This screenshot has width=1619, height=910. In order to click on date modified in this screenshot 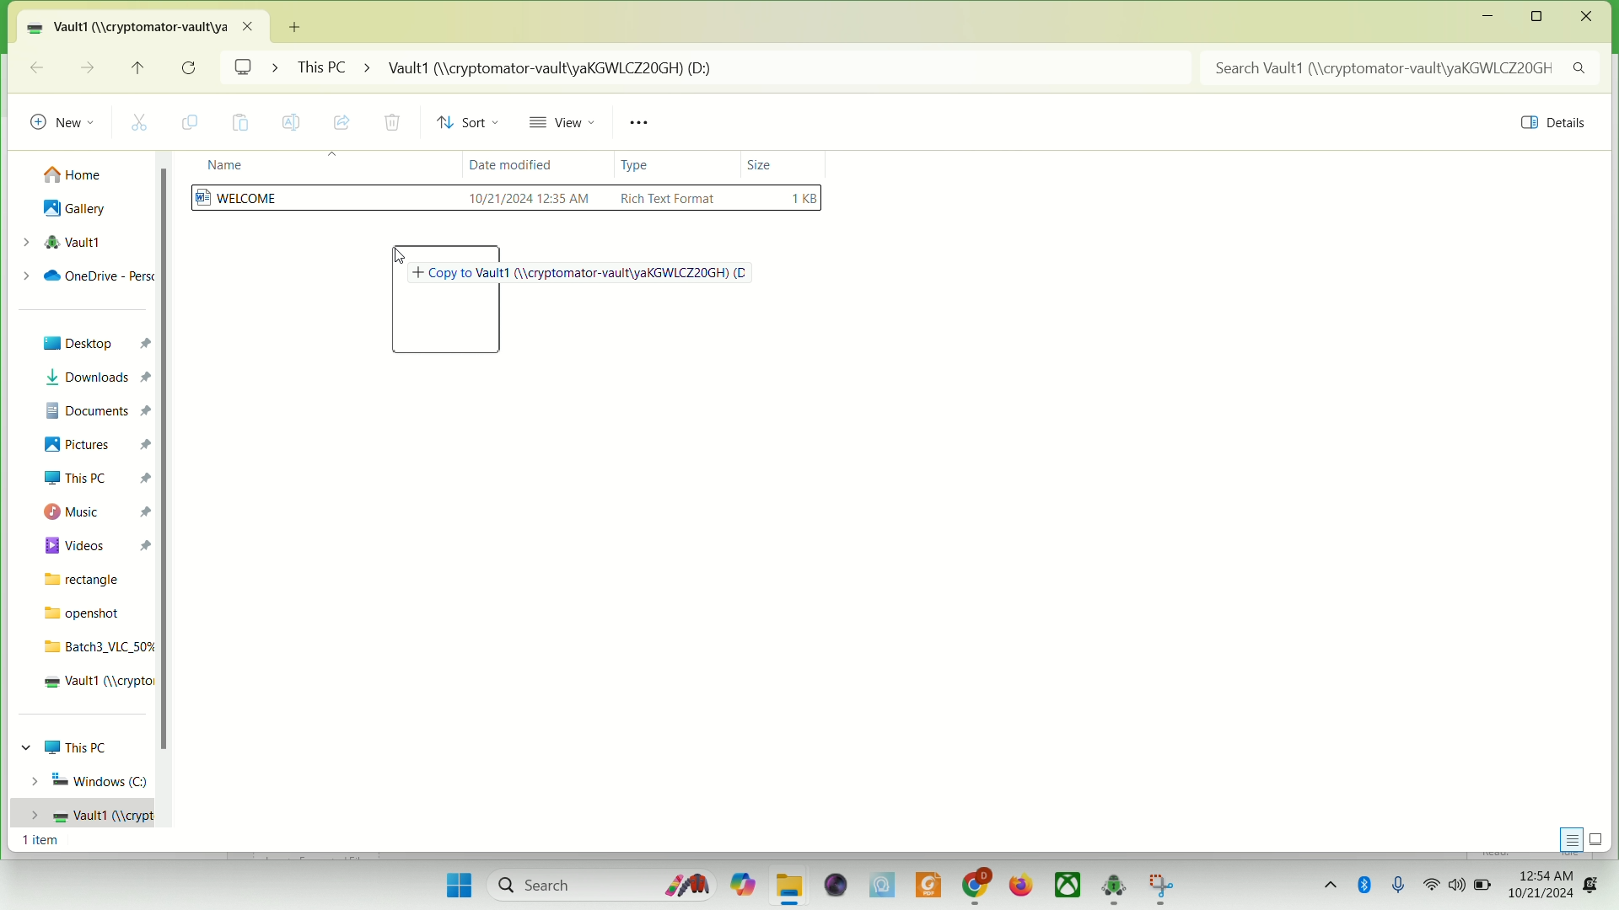, I will do `click(508, 168)`.